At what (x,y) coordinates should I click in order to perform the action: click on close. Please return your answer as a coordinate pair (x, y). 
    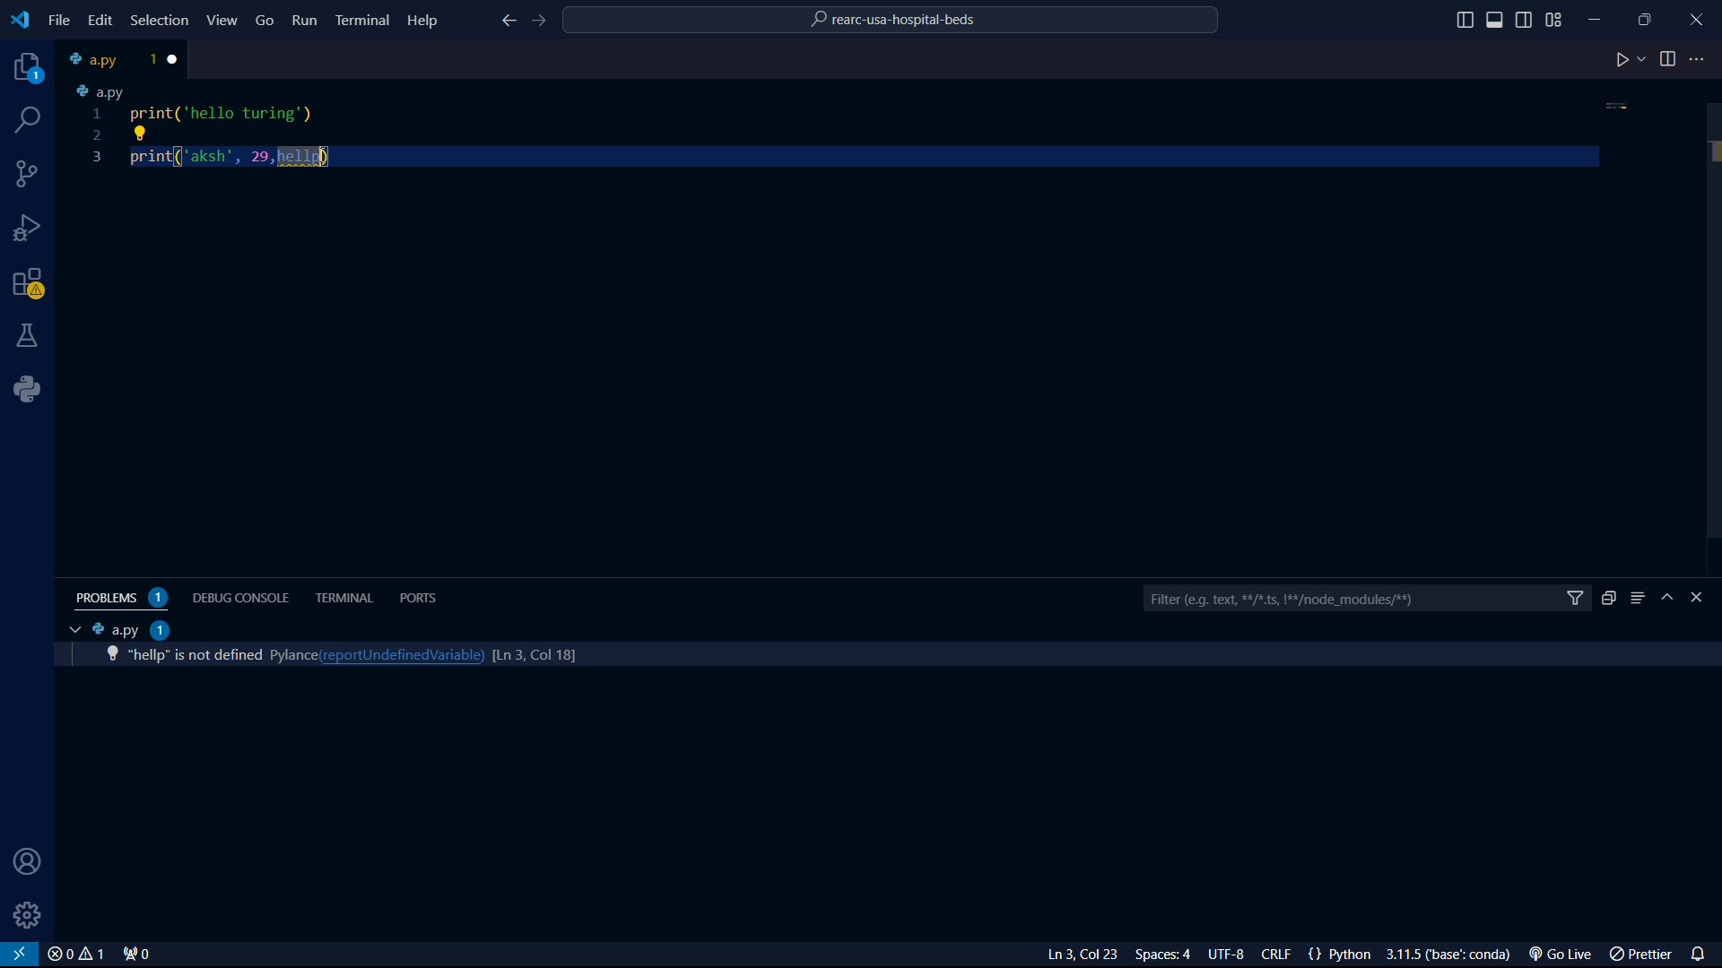
    Looking at the image, I should click on (75, 955).